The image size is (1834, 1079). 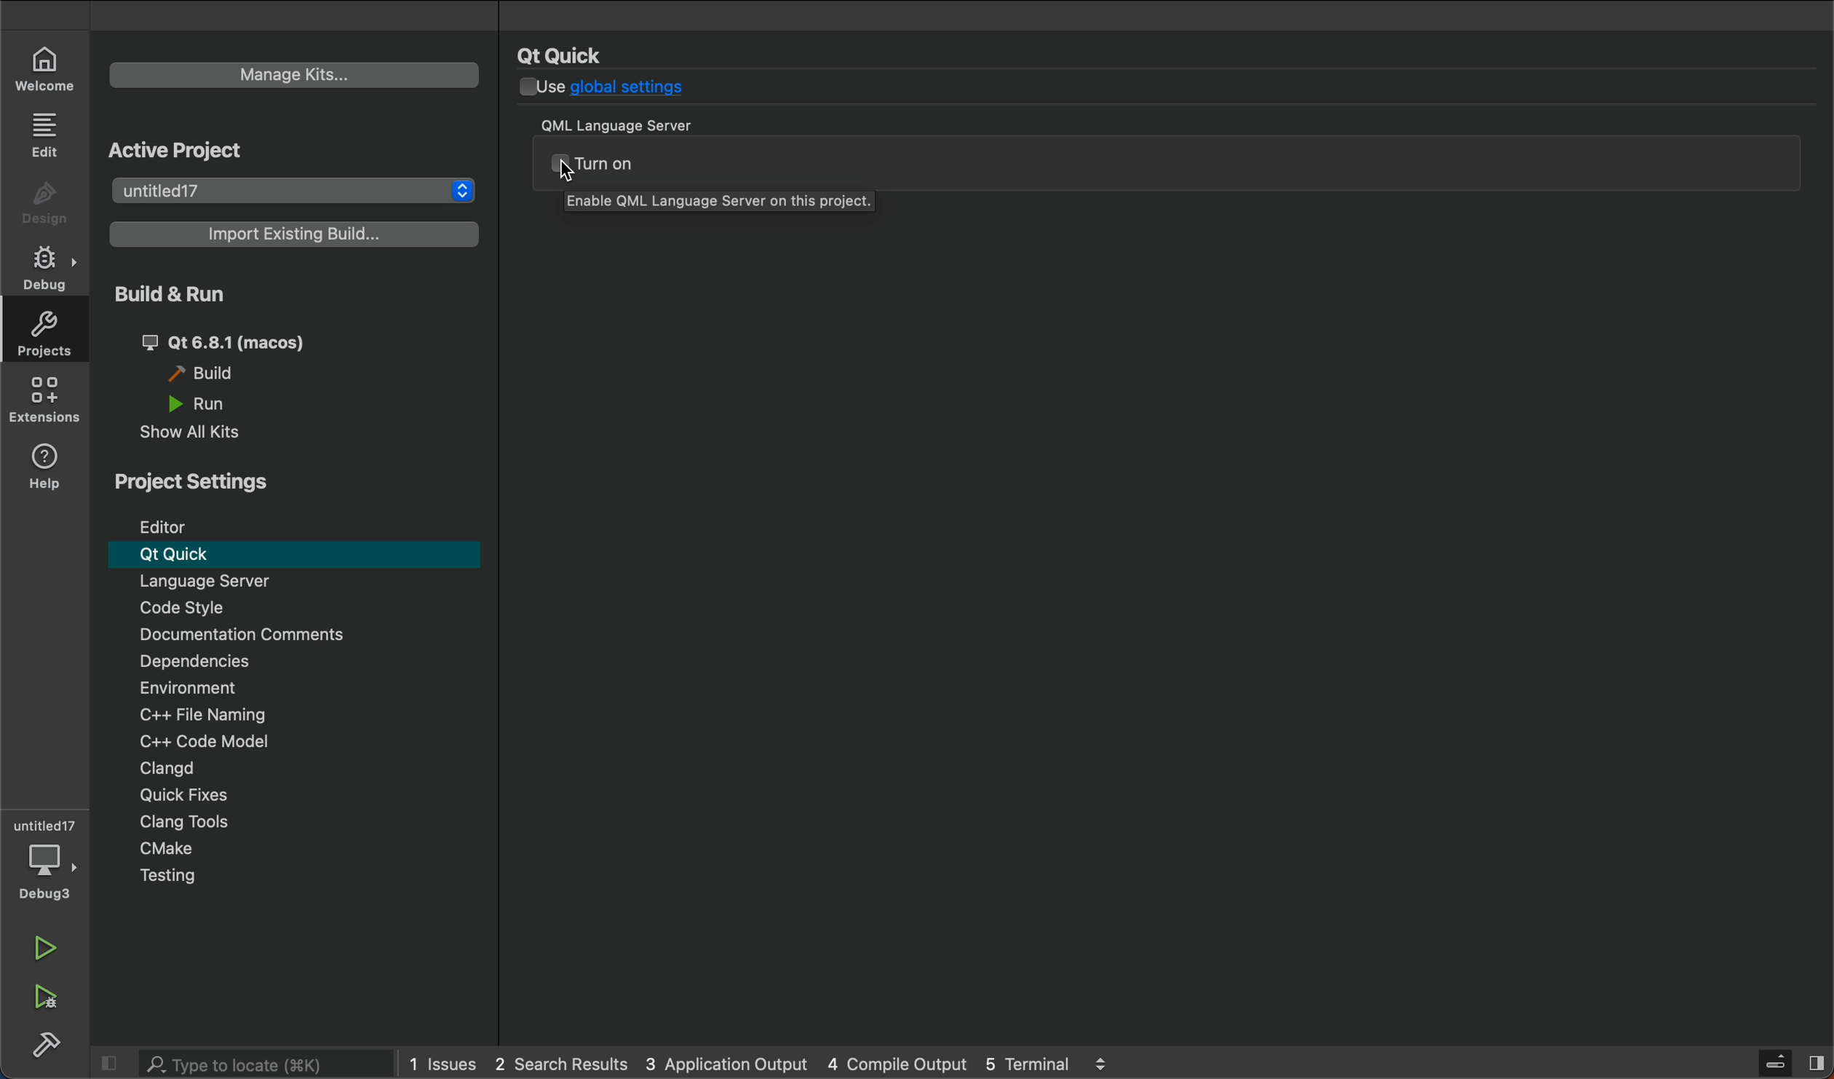 I want to click on run, so click(x=44, y=946).